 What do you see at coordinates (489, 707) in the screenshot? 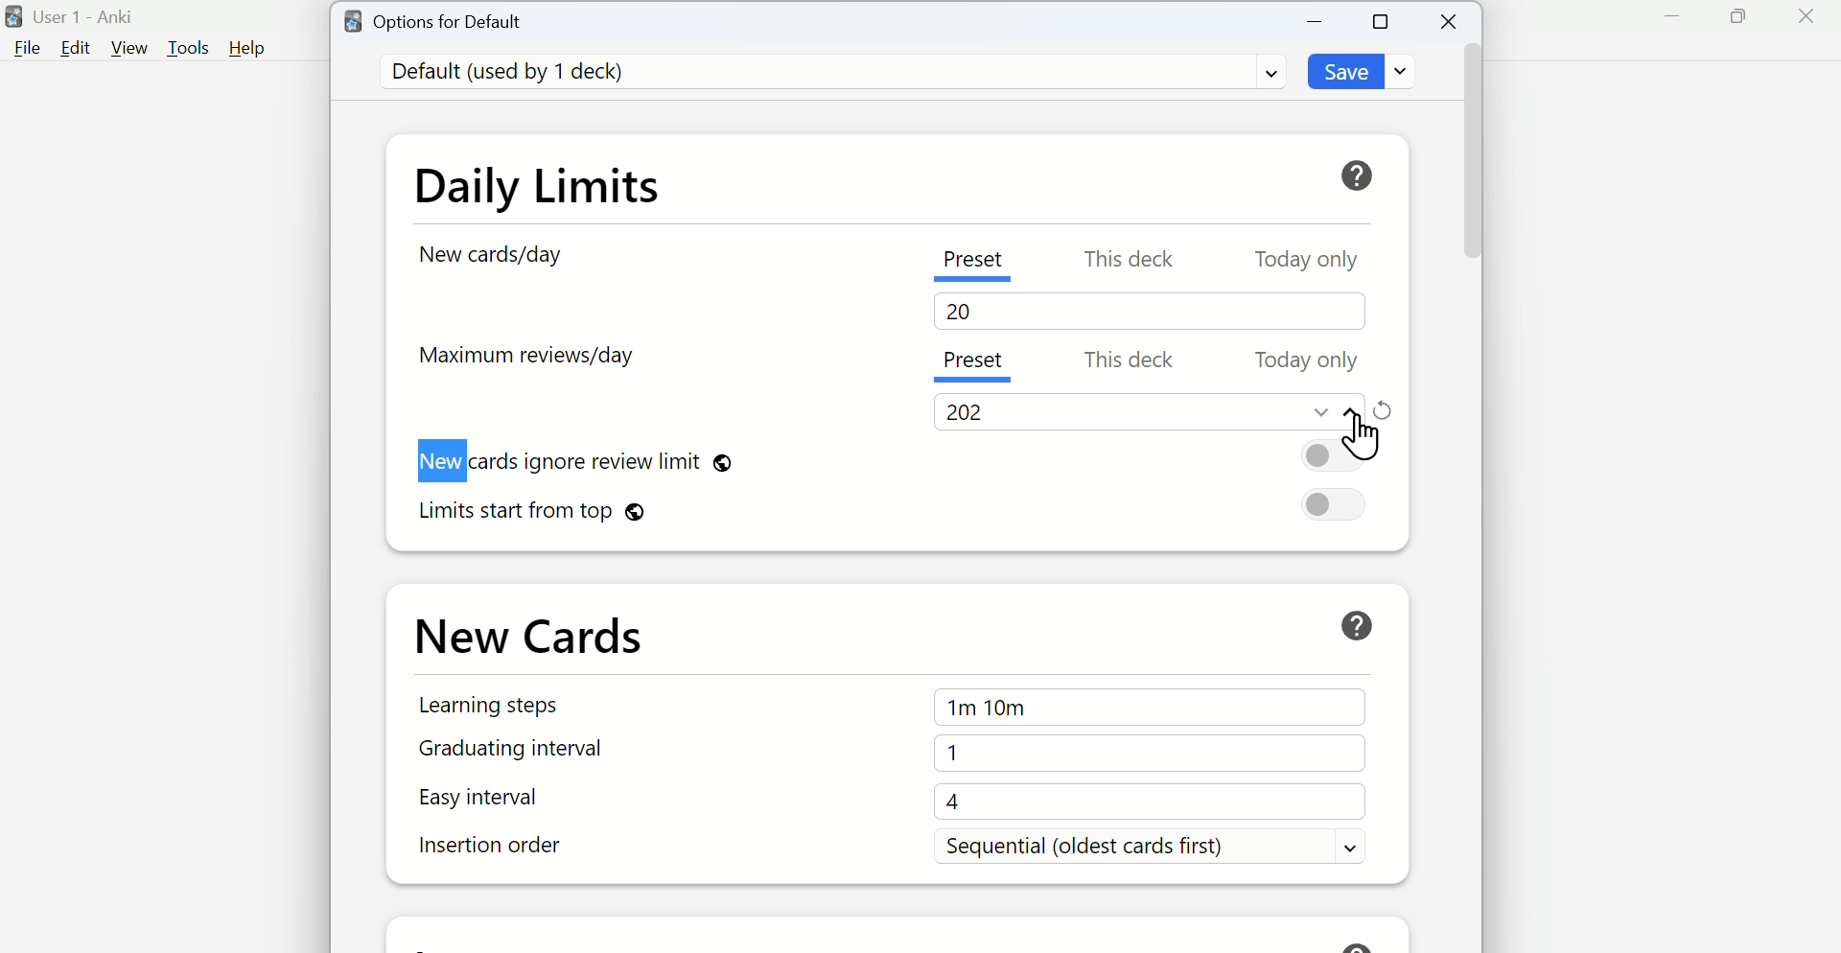
I see `Learning steps` at bounding box center [489, 707].